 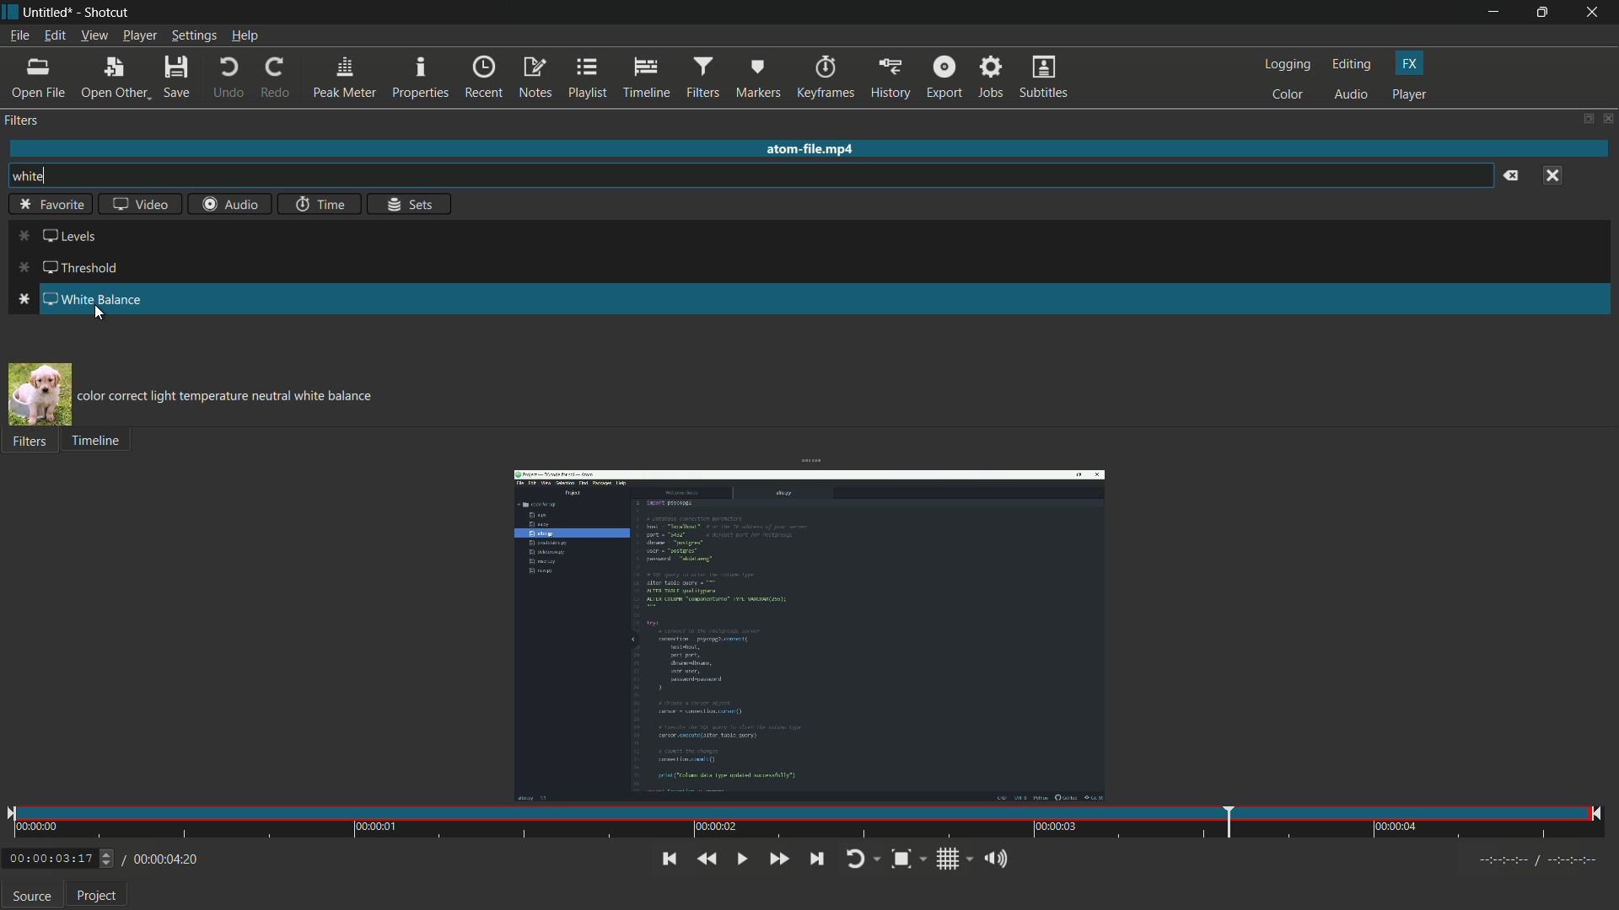 I want to click on history, so click(x=891, y=76).